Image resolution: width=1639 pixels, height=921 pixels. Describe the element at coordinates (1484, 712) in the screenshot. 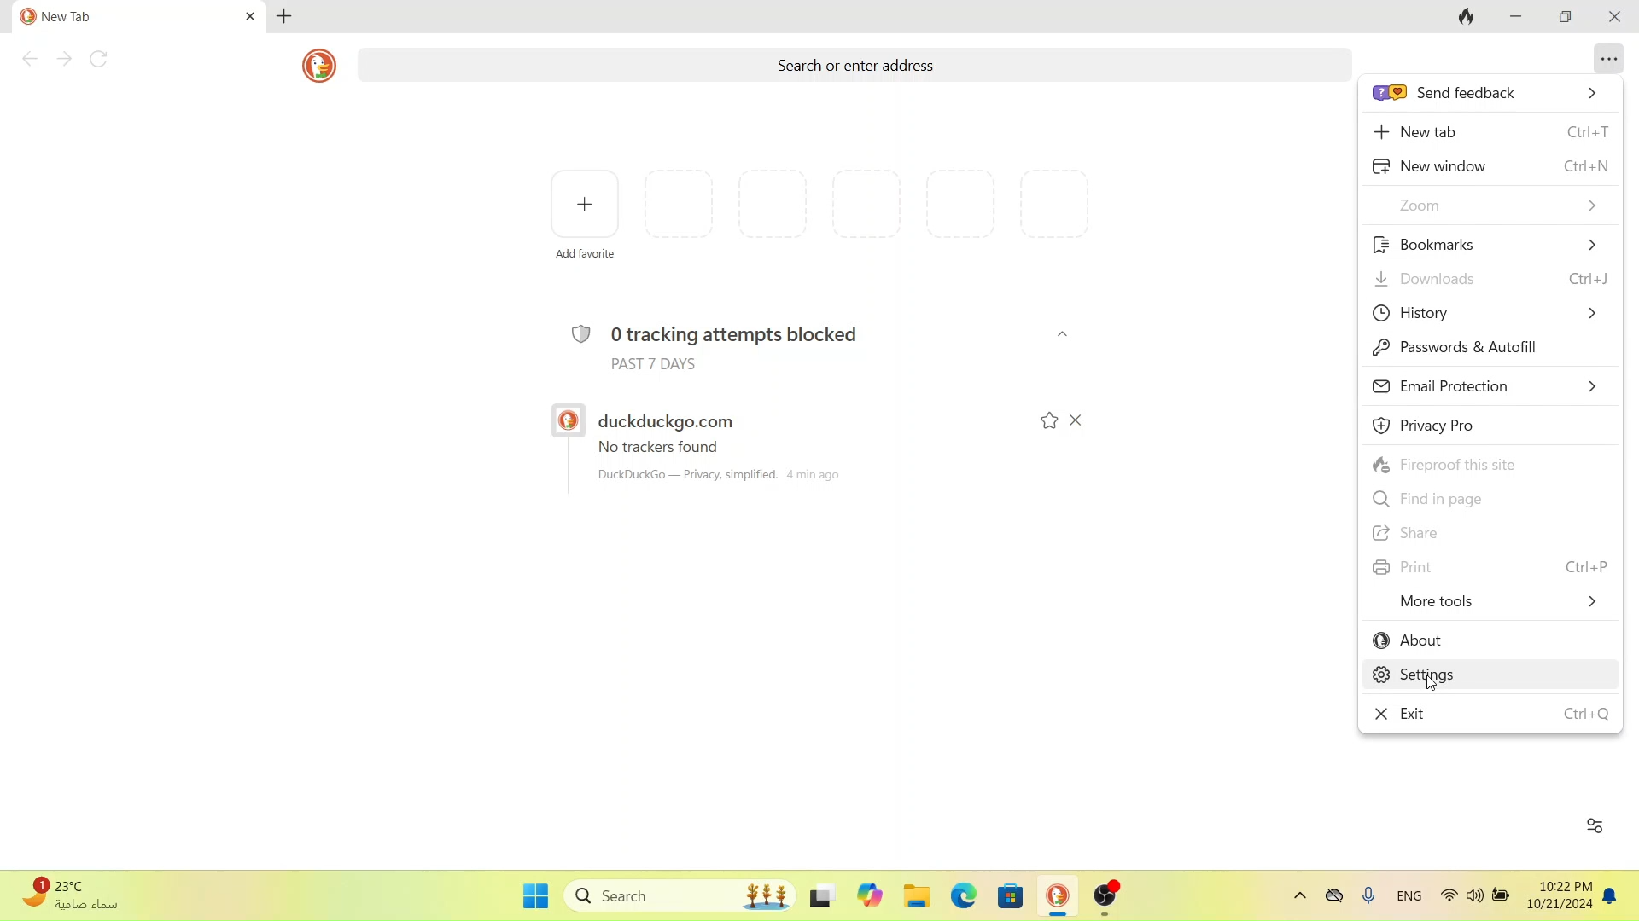

I see `exit` at that location.